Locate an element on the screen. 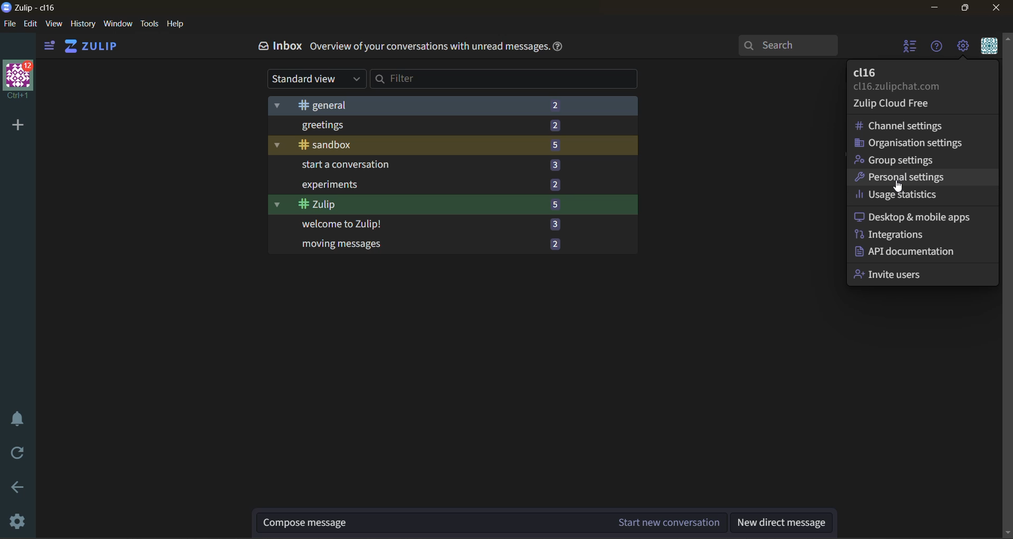 The image size is (1013, 539). invite users is located at coordinates (896, 274).